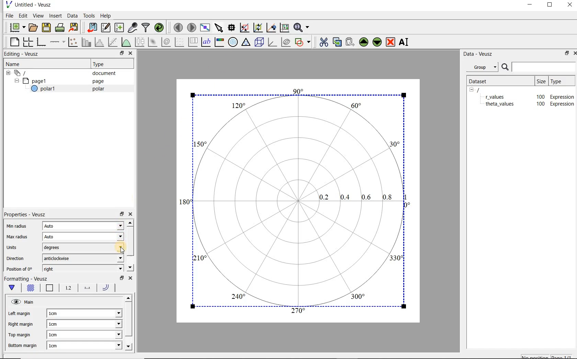  I want to click on right, so click(60, 269).